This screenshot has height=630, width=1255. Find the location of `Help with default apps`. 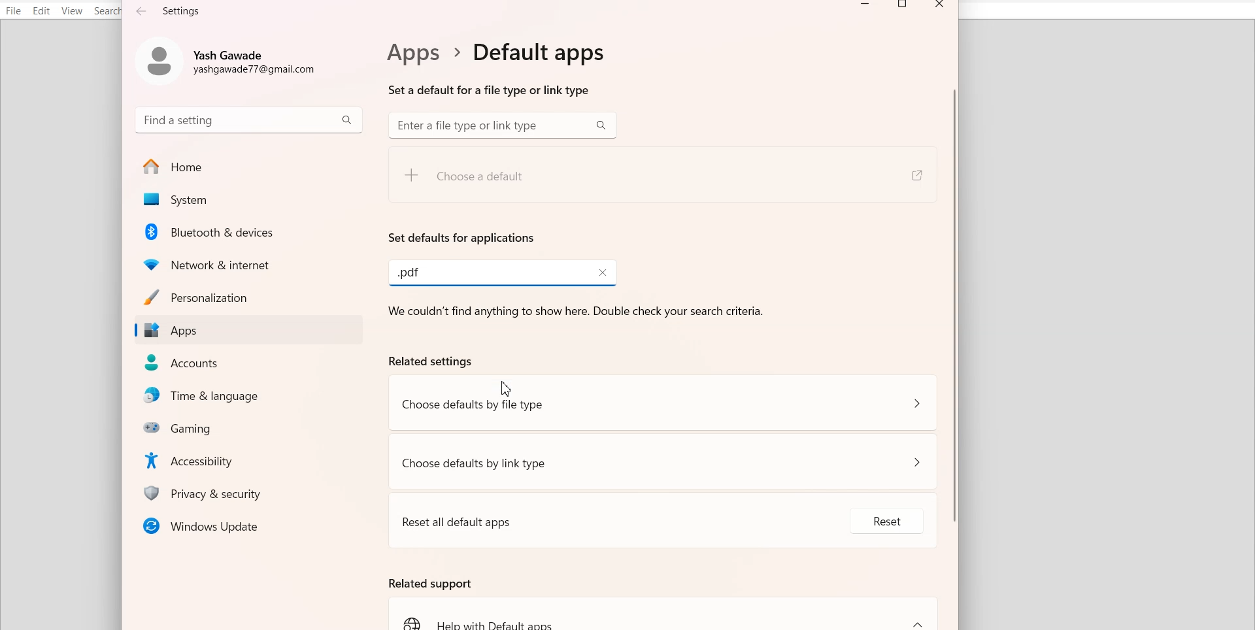

Help with default apps is located at coordinates (665, 614).